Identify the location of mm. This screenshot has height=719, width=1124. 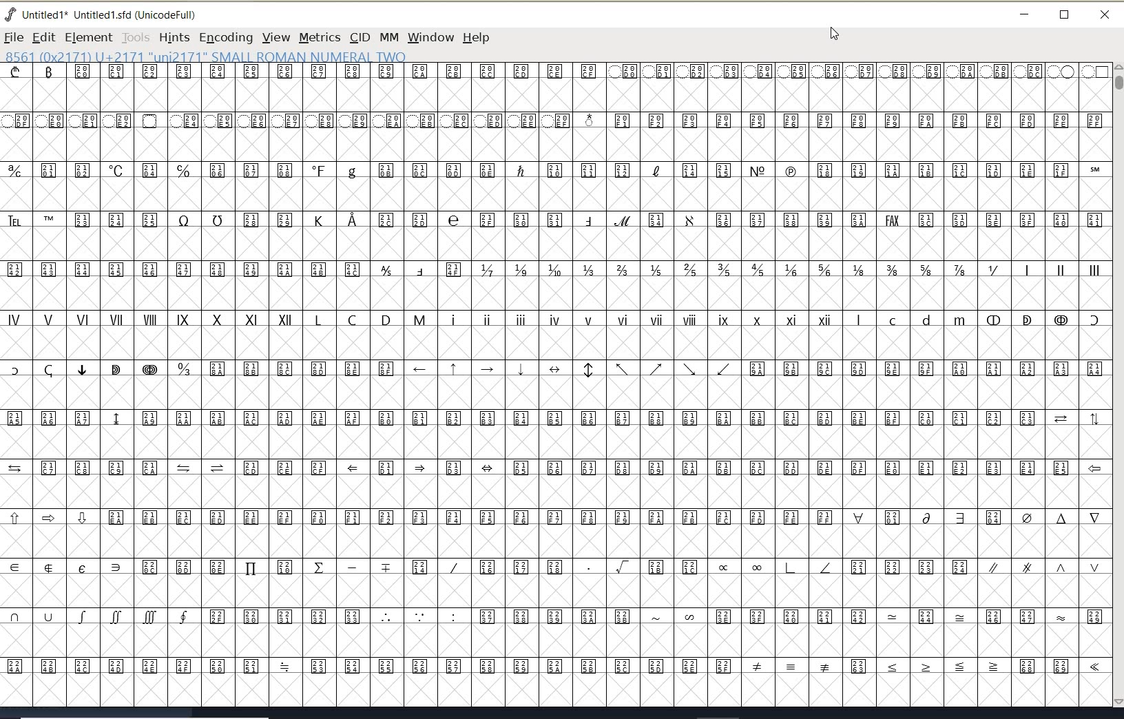
(388, 35).